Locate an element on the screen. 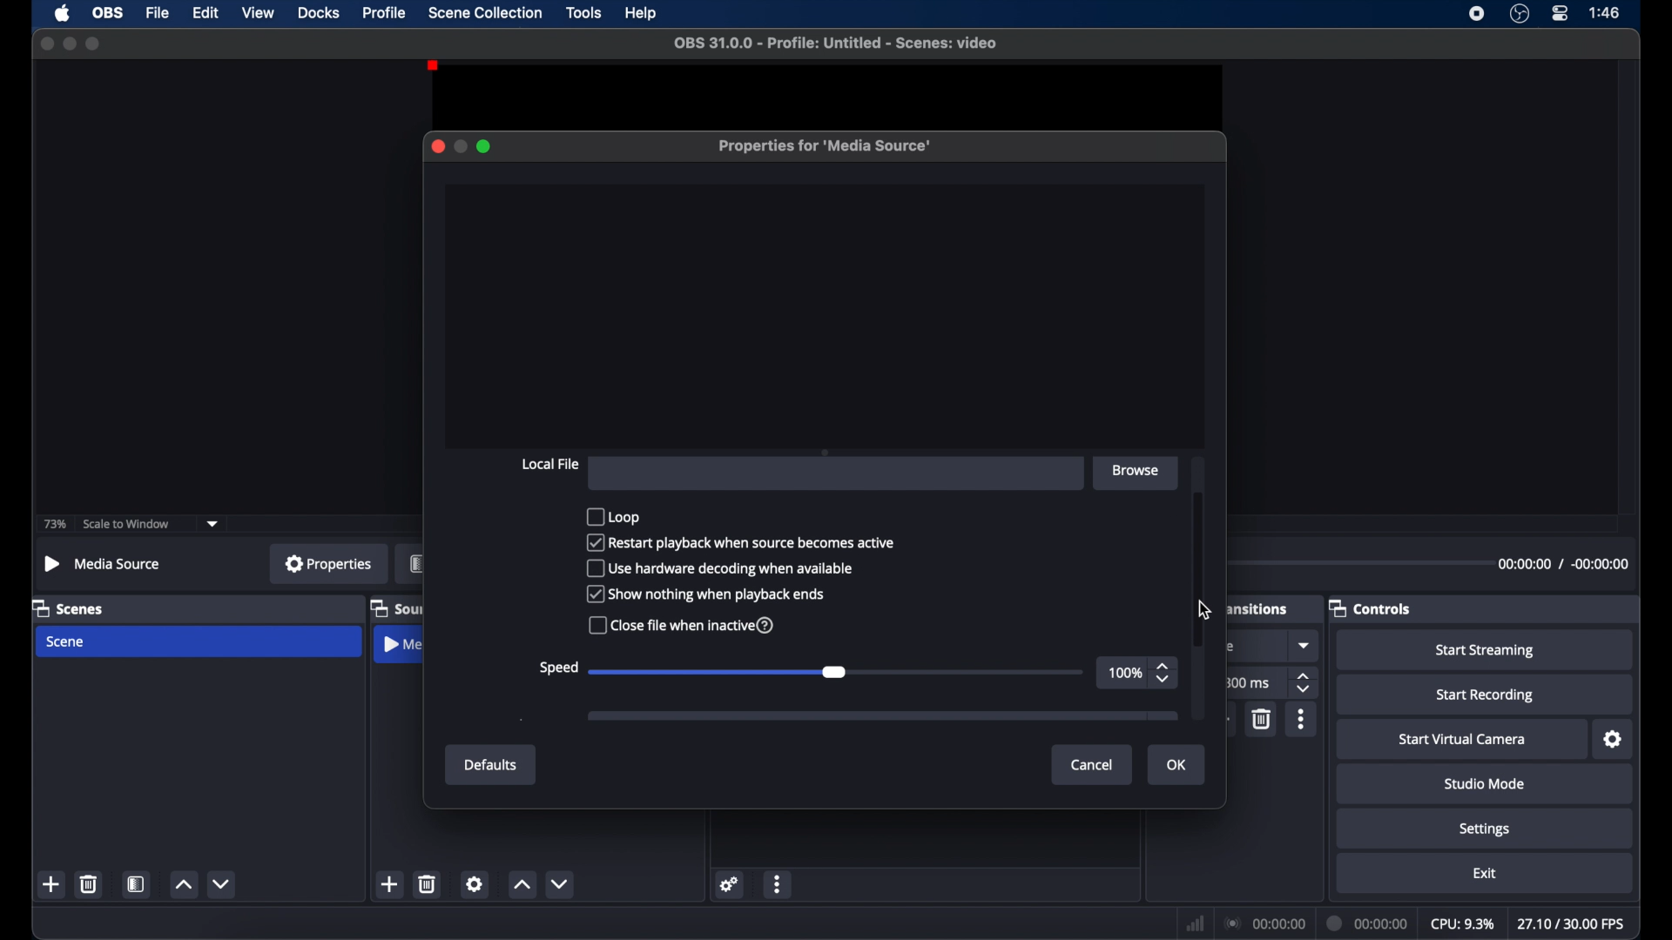 This screenshot has width=1672, height=940. edit is located at coordinates (205, 14).